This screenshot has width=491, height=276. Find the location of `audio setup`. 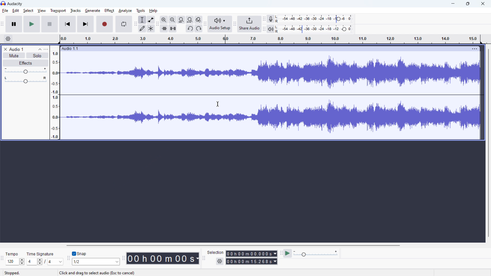

audio setup is located at coordinates (220, 24).